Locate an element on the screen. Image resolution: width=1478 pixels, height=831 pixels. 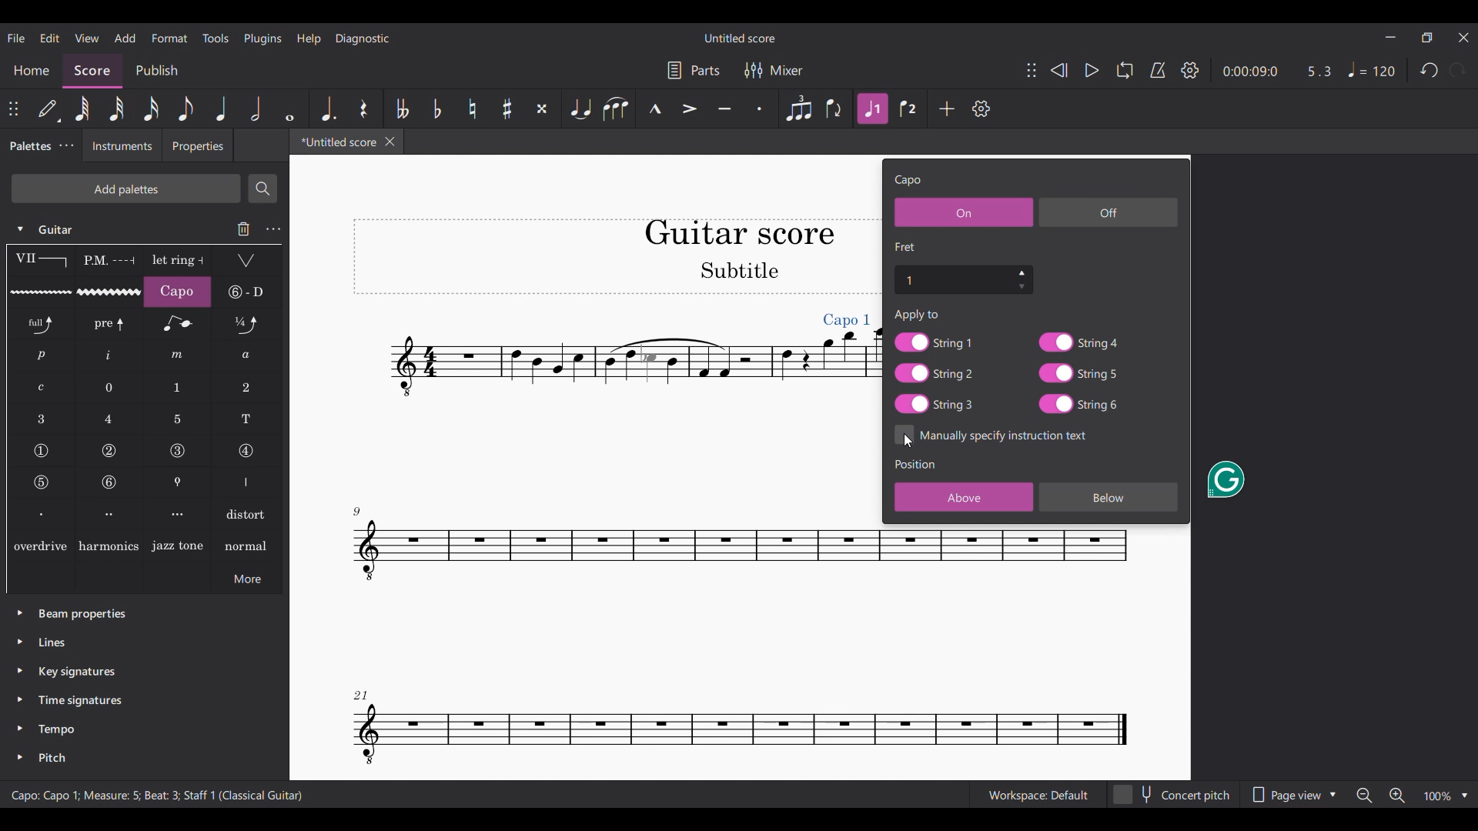
String number 5 is located at coordinates (42, 482).